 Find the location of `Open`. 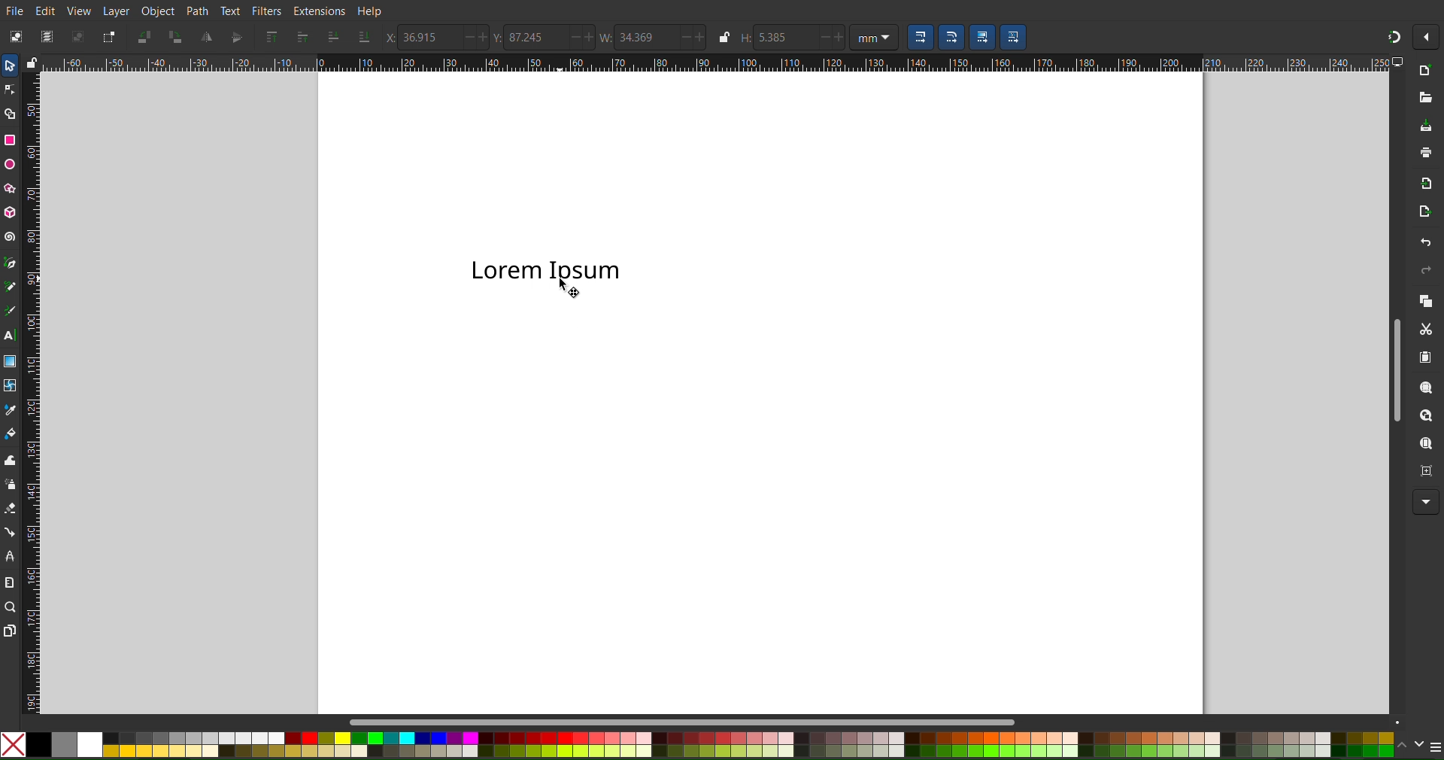

Open is located at coordinates (1425, 97).